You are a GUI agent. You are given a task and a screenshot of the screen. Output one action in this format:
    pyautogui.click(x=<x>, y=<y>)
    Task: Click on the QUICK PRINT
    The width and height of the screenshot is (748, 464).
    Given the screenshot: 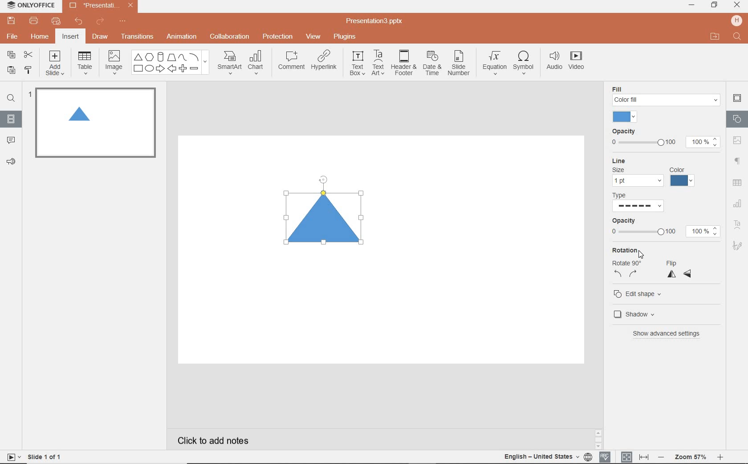 What is the action you would take?
    pyautogui.click(x=56, y=22)
    